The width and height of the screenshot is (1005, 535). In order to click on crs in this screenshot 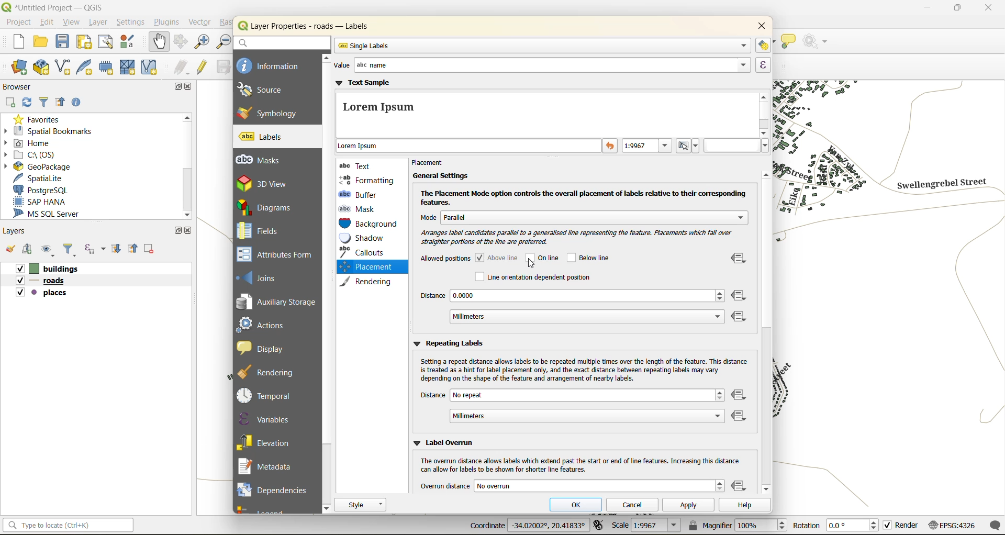, I will do `click(951, 523)`.